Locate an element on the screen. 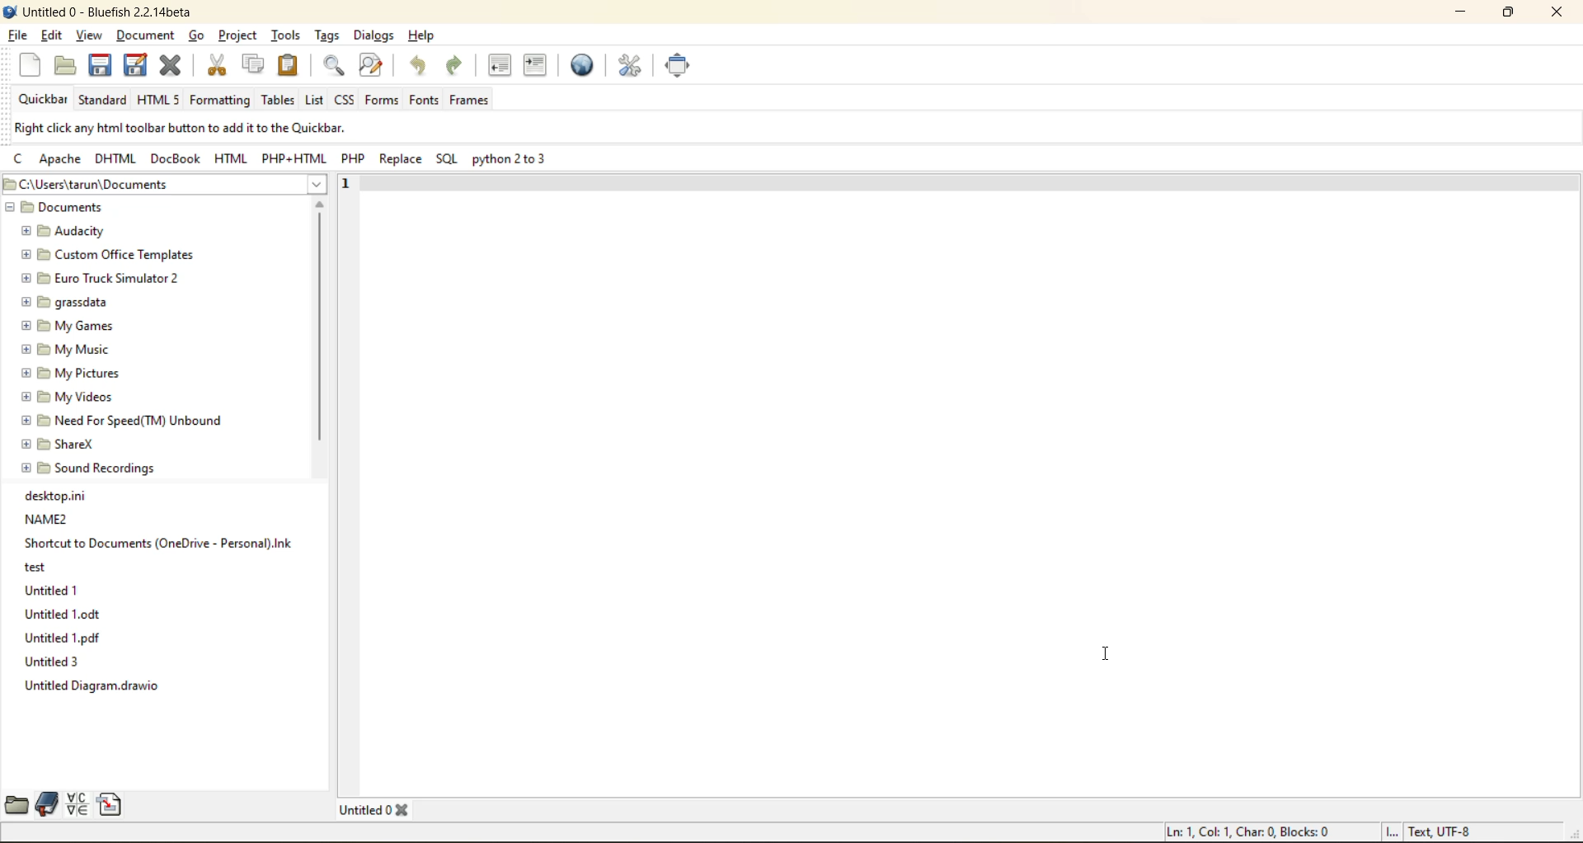 This screenshot has height=843, width=1583. vertical scroll bar is located at coordinates (319, 329).